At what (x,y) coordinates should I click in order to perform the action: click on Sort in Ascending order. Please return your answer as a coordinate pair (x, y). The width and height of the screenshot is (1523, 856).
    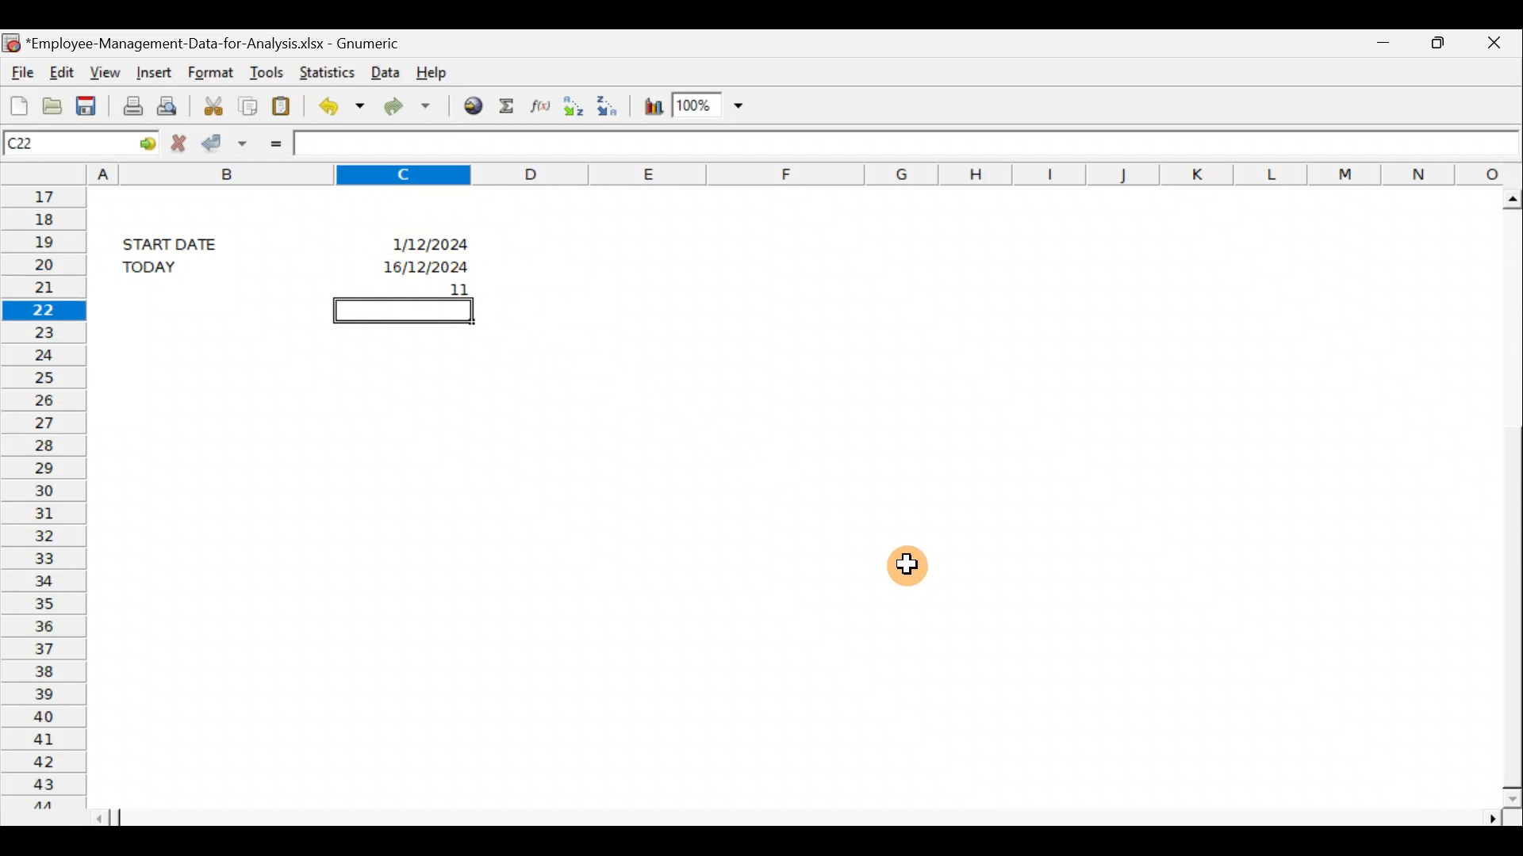
    Looking at the image, I should click on (572, 107).